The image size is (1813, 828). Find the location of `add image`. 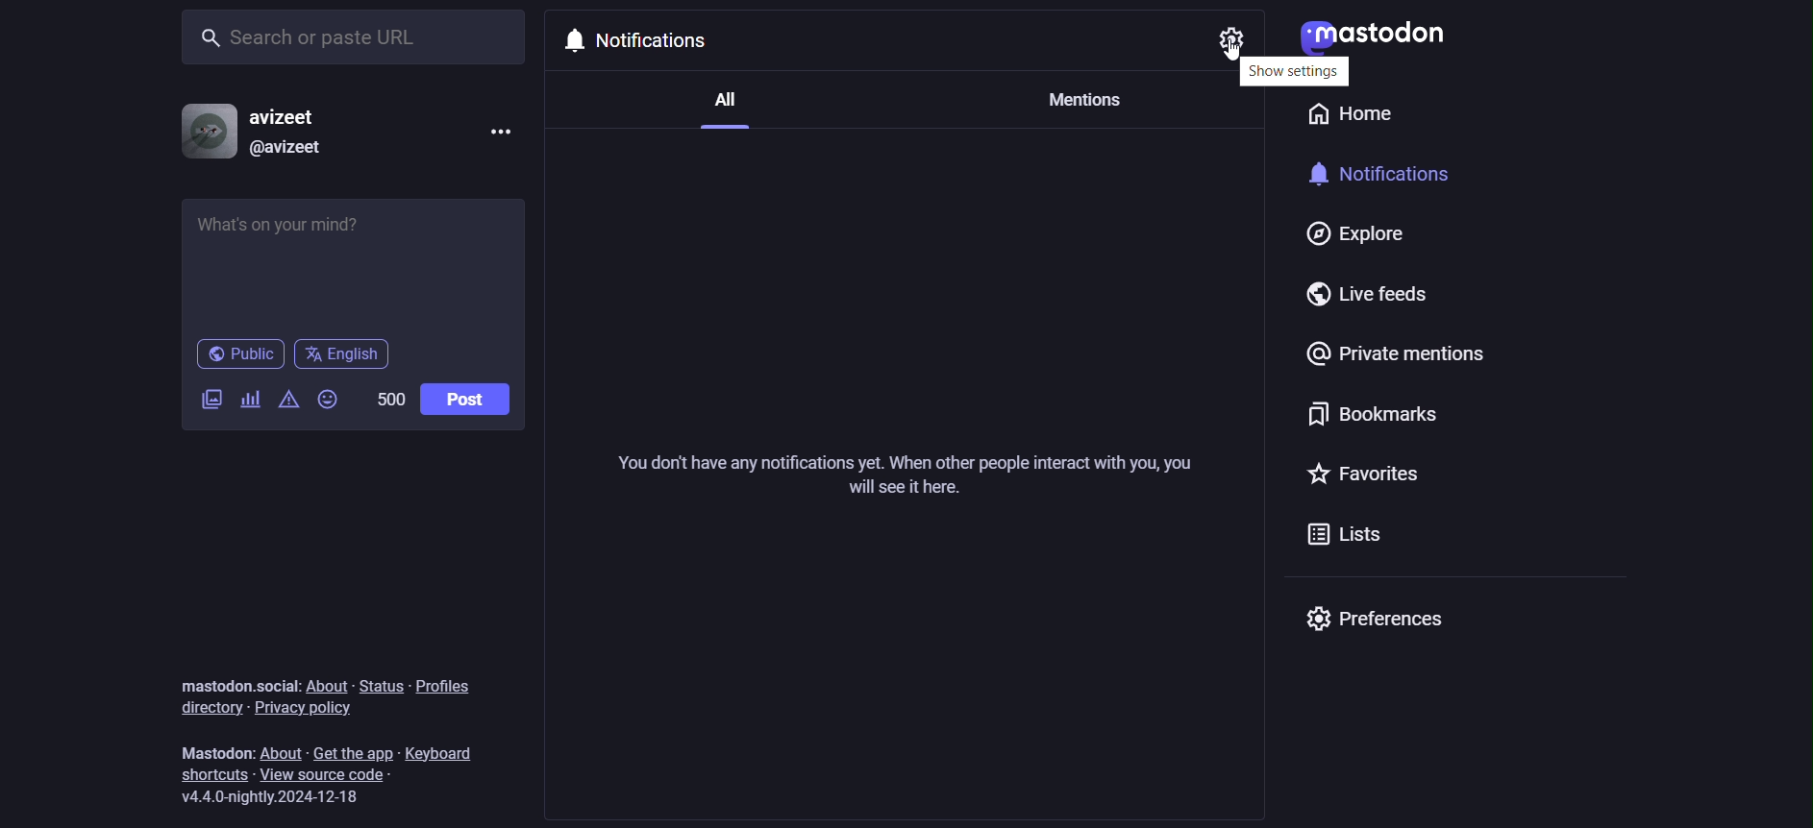

add image is located at coordinates (212, 400).